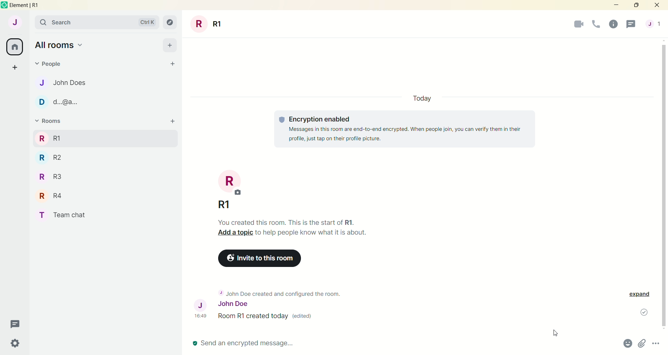 The height and width of the screenshot is (355, 668). What do you see at coordinates (170, 63) in the screenshot?
I see `start chat` at bounding box center [170, 63].